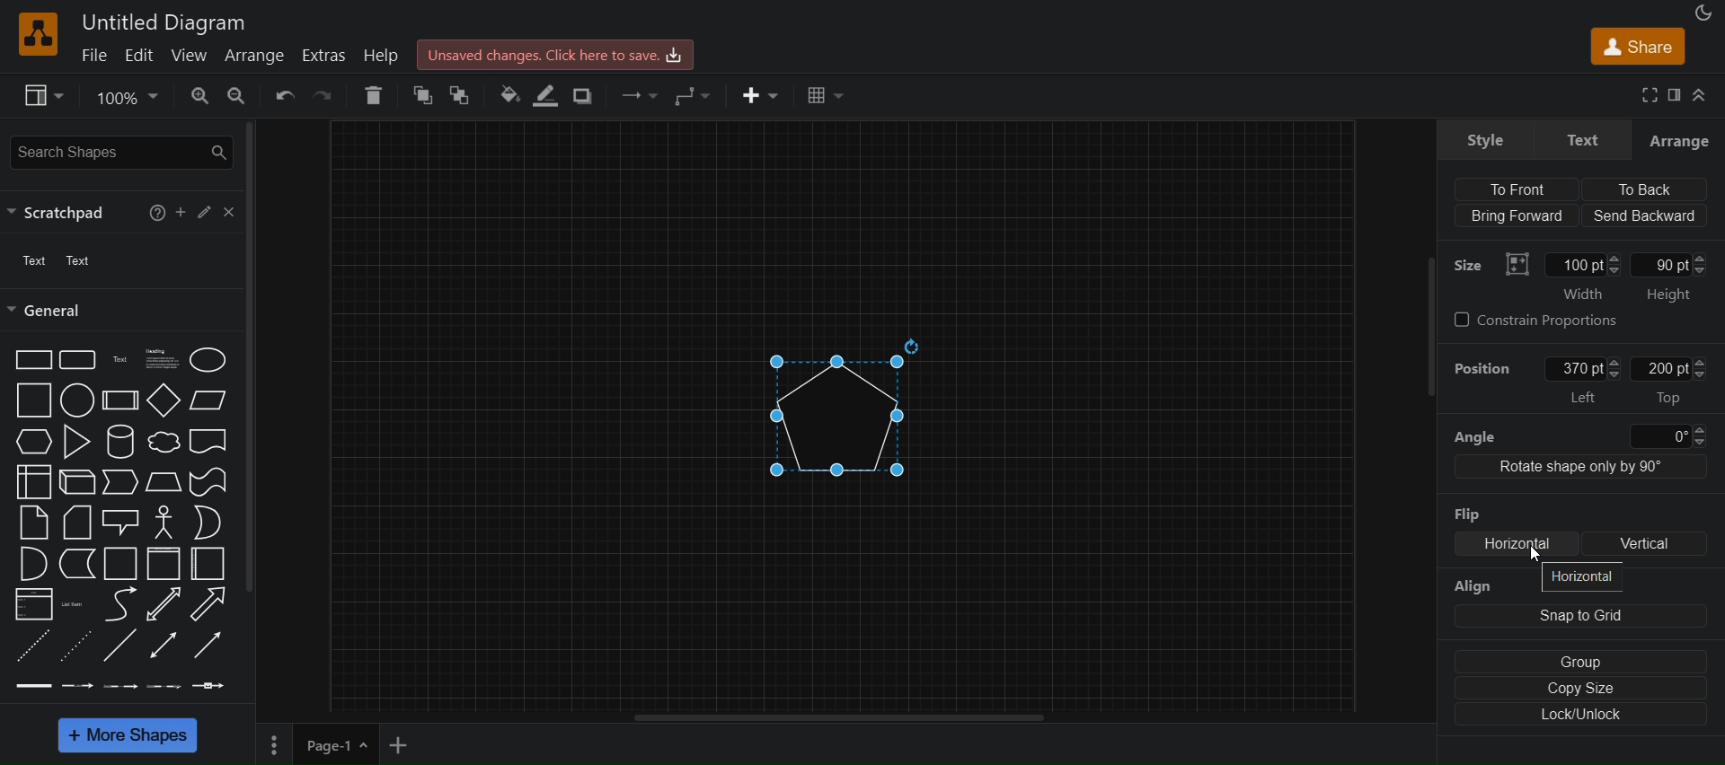 The width and height of the screenshot is (1725, 765). I want to click on line color, so click(546, 95).